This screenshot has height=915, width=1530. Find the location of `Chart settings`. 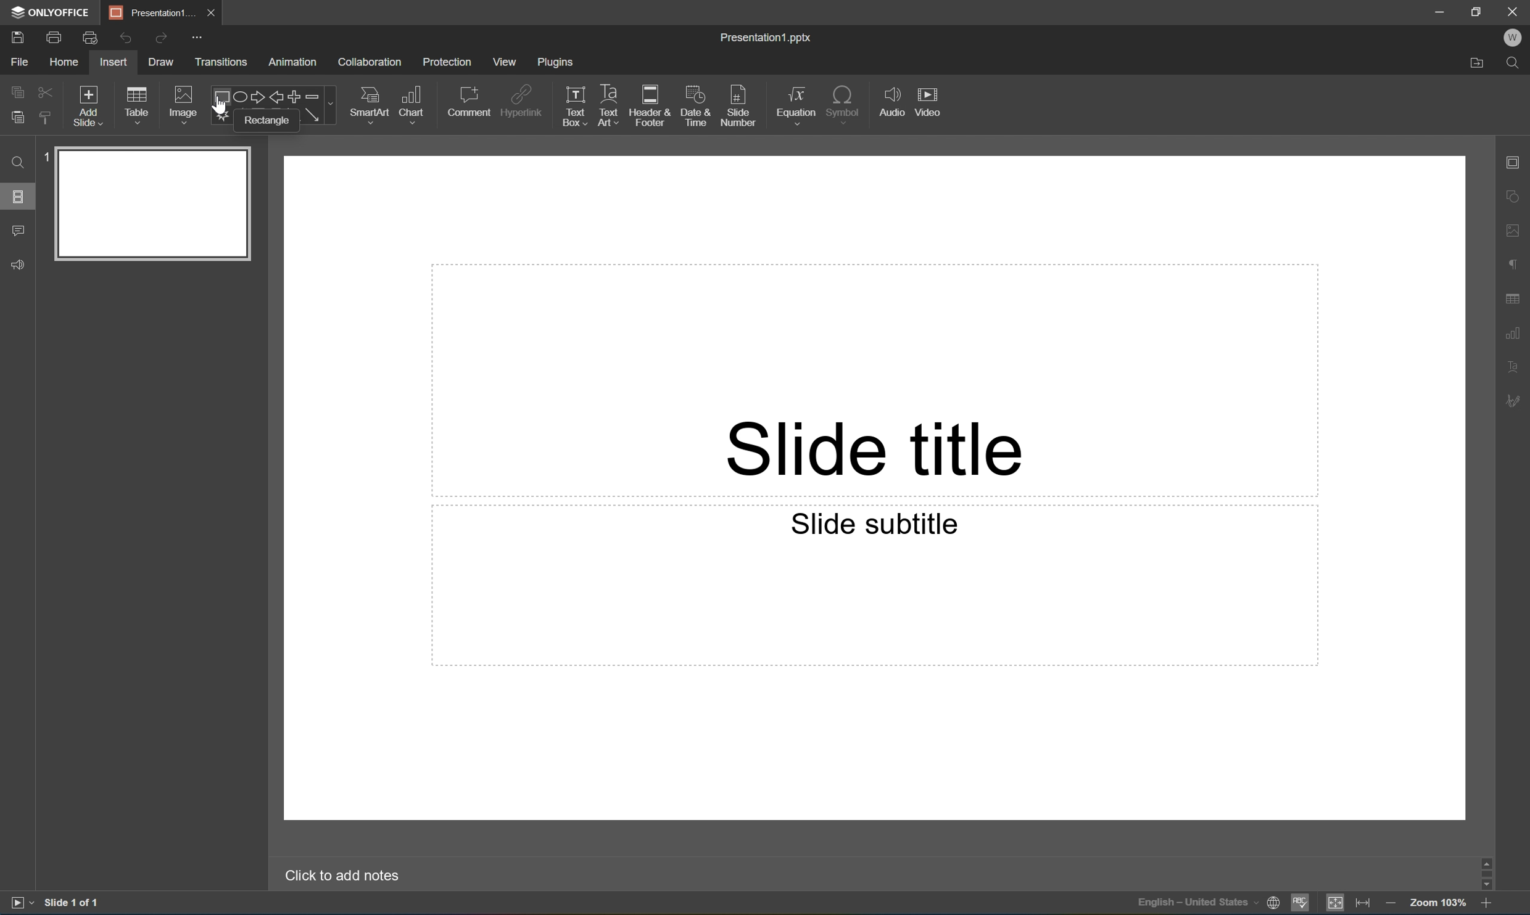

Chart settings is located at coordinates (1516, 334).